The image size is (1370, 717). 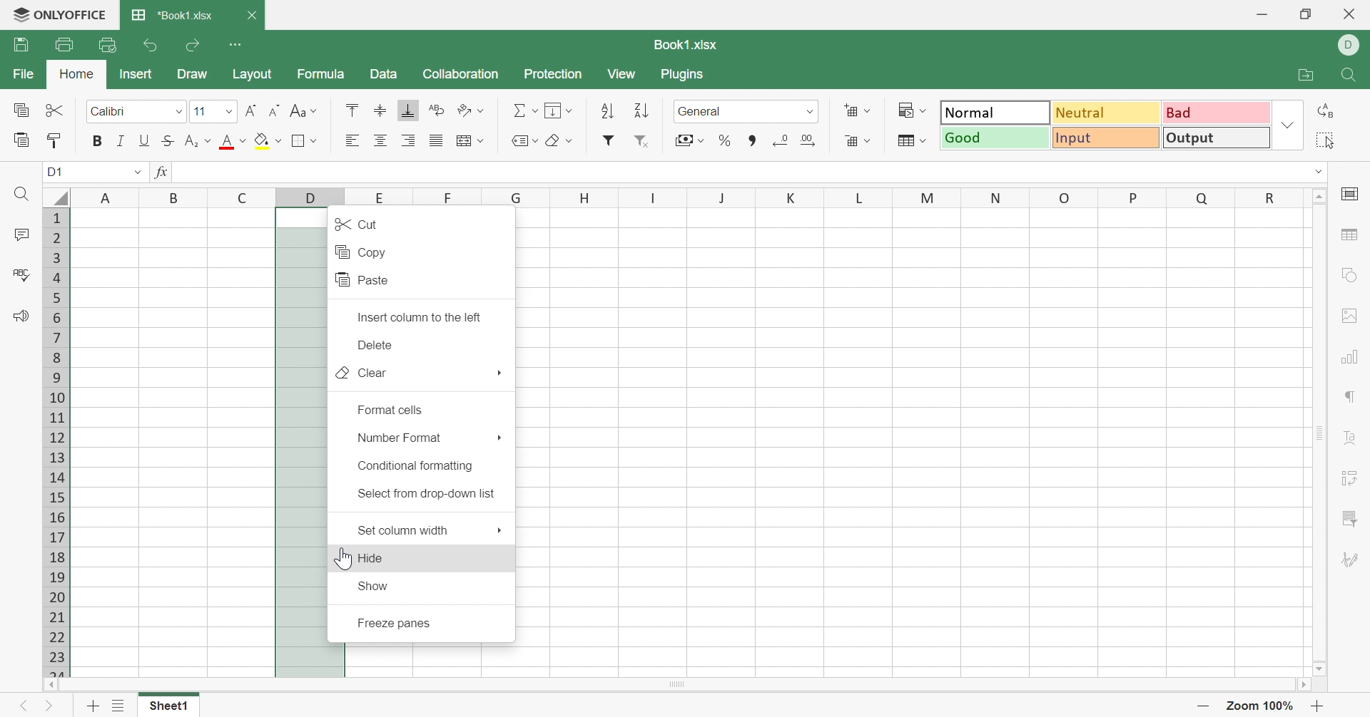 What do you see at coordinates (50, 684) in the screenshot?
I see `Scroll Left` at bounding box center [50, 684].